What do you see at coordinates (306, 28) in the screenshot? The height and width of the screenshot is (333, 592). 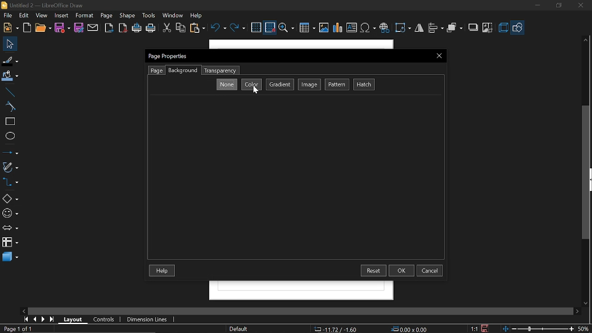 I see `Insert table` at bounding box center [306, 28].